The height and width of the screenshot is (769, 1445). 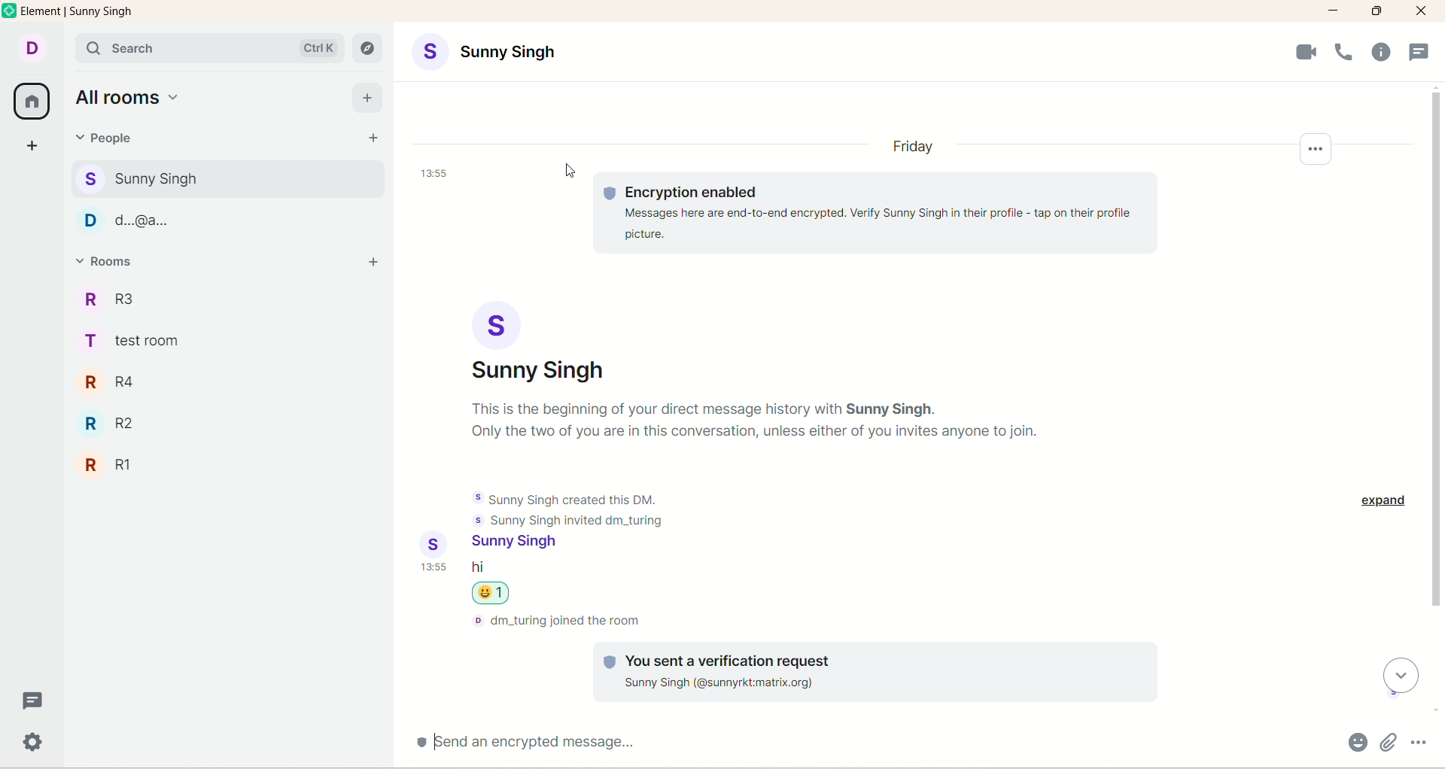 What do you see at coordinates (754, 421) in the screenshot?
I see `text` at bounding box center [754, 421].